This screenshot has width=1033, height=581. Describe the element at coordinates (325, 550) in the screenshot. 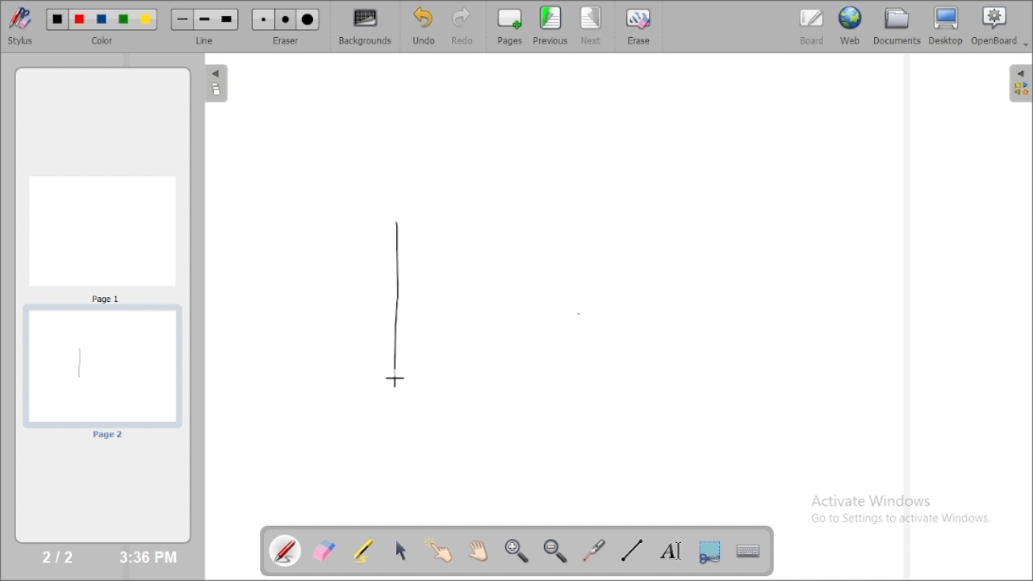

I see `erase annotation` at that location.